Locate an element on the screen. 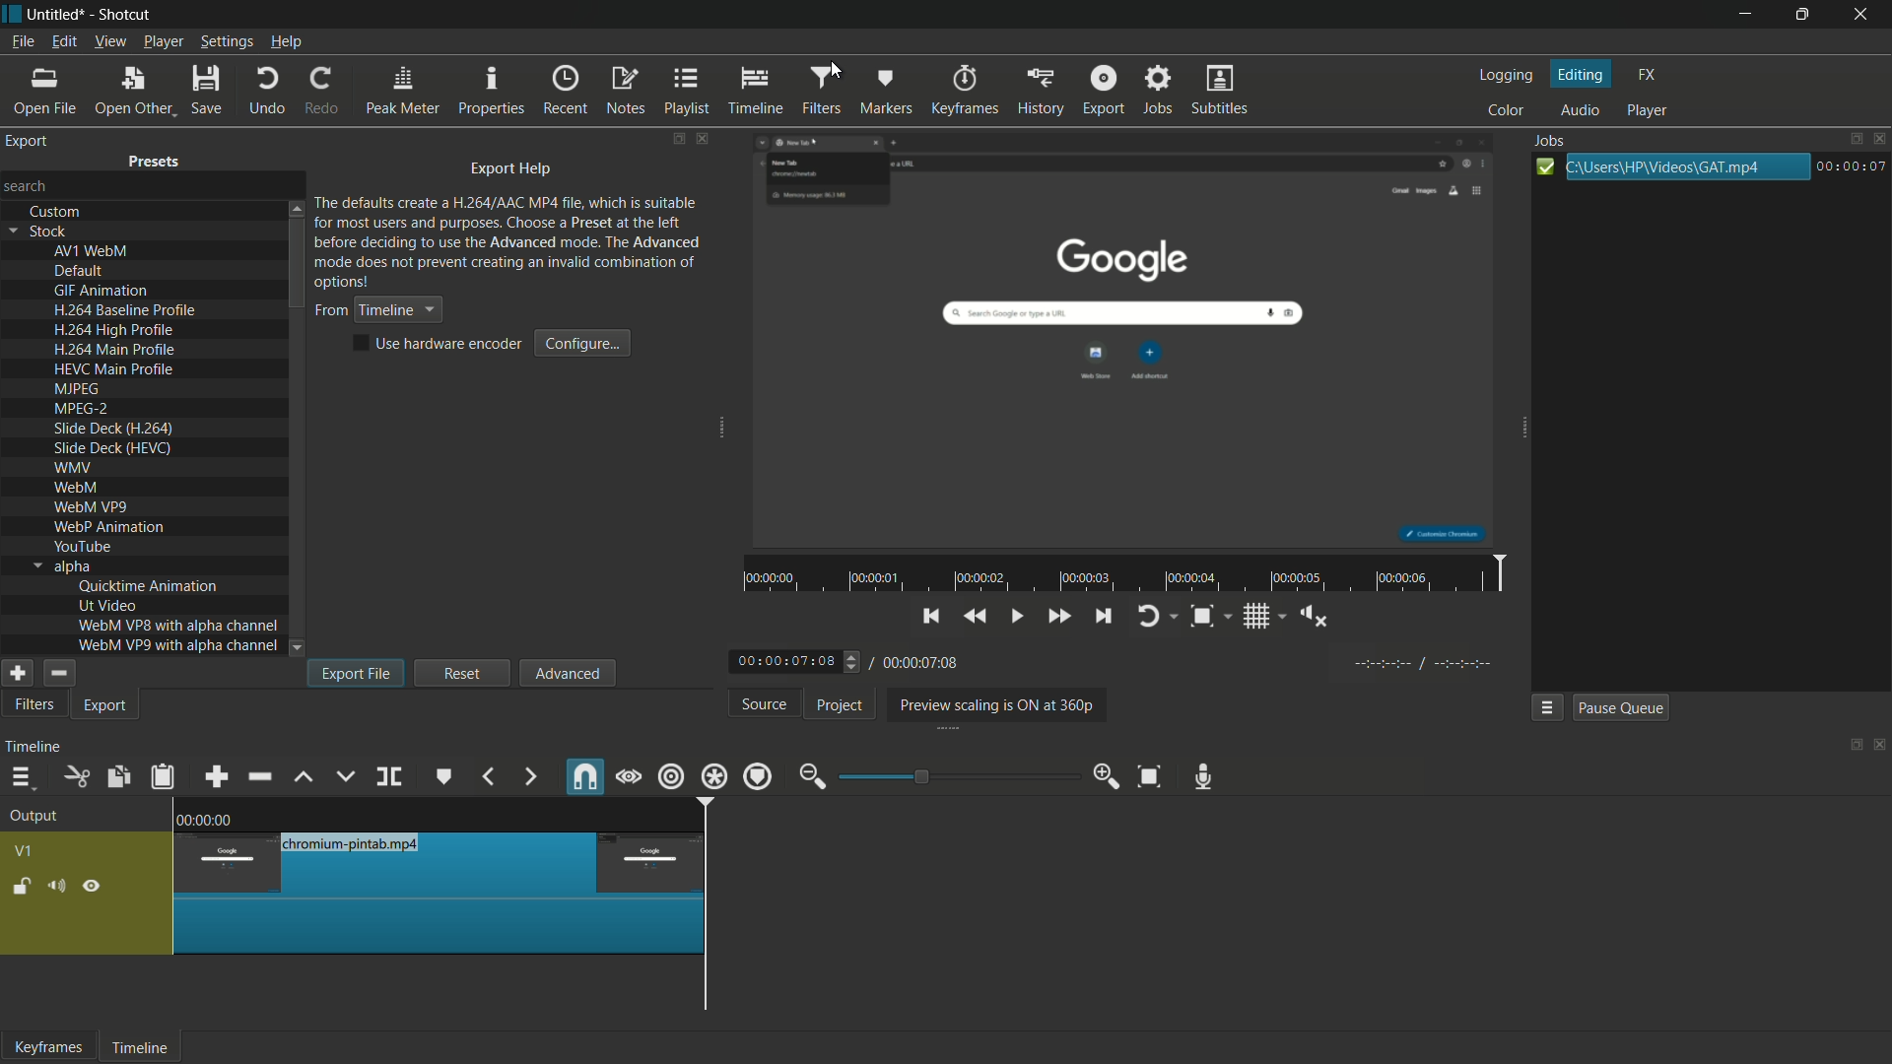 The height and width of the screenshot is (1064, 1892). toggle player looping is located at coordinates (1152, 615).